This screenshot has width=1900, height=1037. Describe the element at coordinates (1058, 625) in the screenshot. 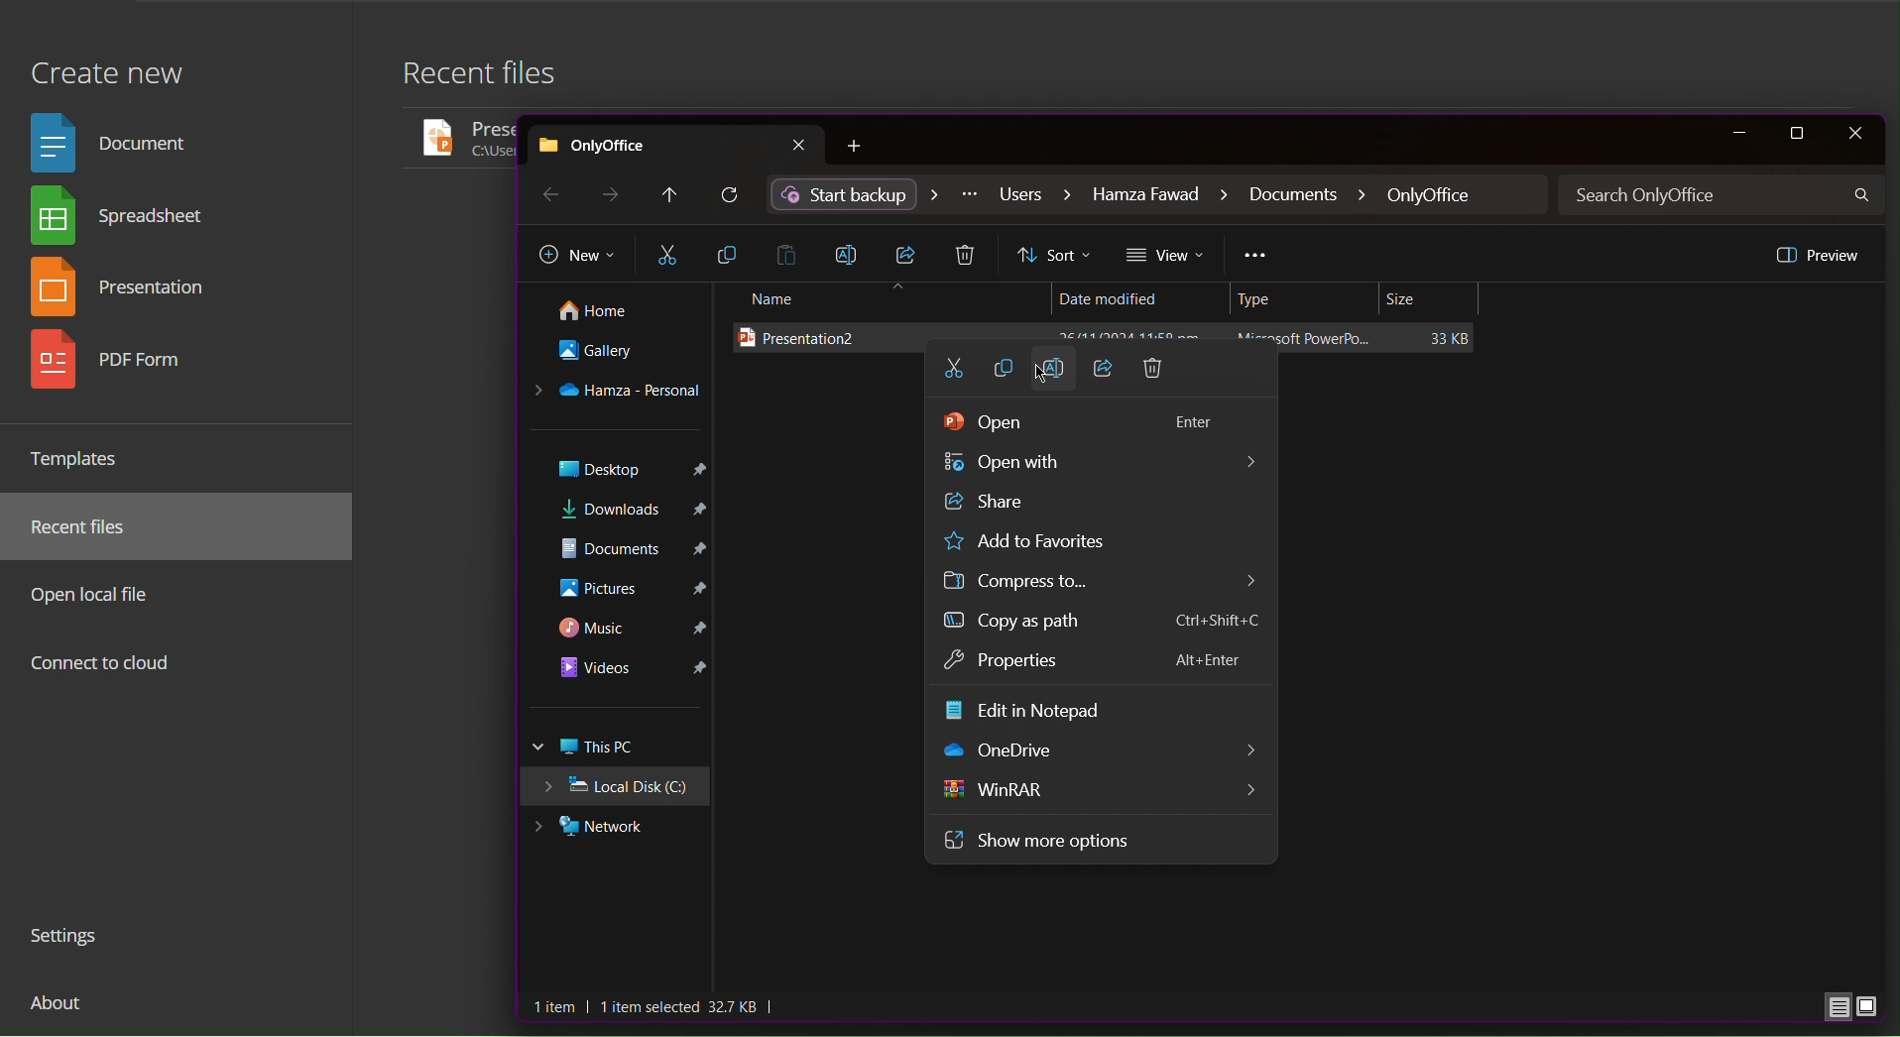

I see `Copy as path` at that location.